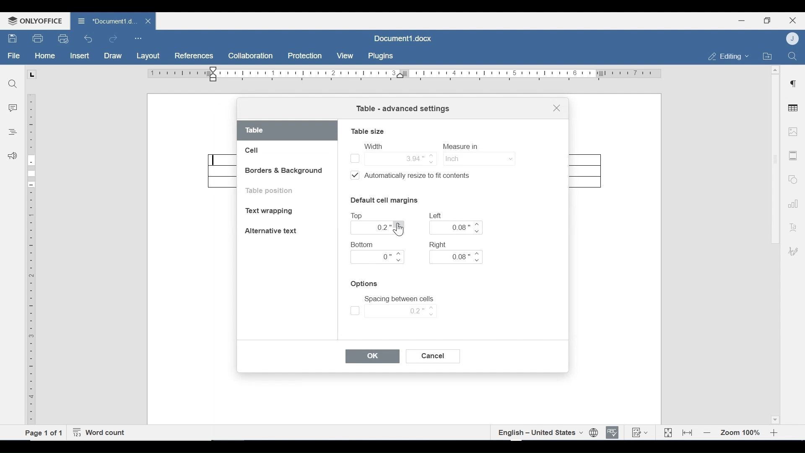 Image resolution: width=805 pixels, height=453 pixels. I want to click on Table, so click(288, 131).